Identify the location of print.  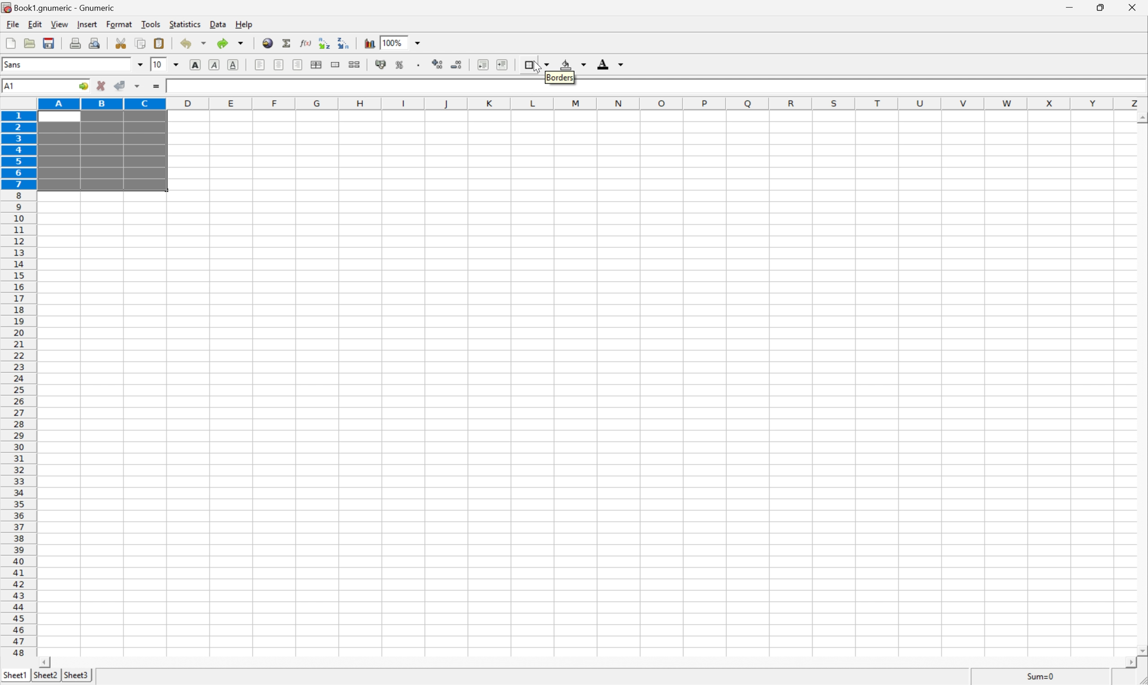
(75, 42).